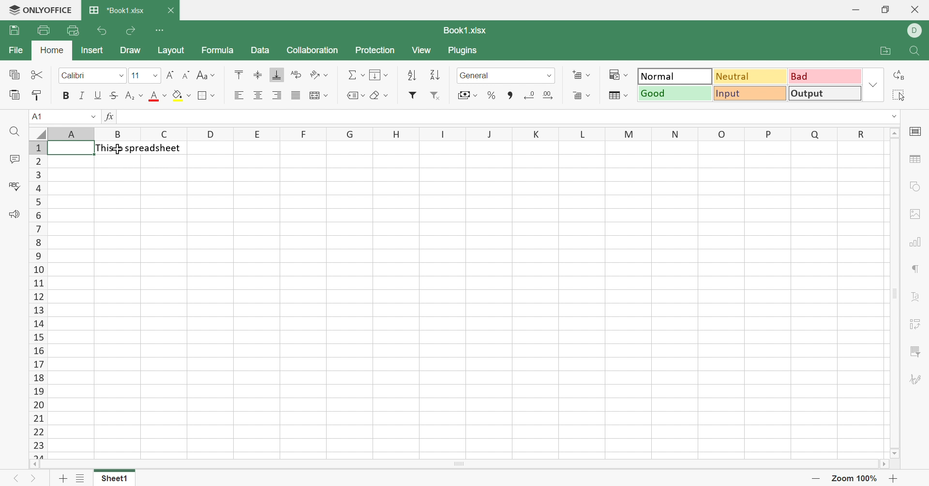 This screenshot has height=486, width=929. I want to click on General, so click(476, 74).